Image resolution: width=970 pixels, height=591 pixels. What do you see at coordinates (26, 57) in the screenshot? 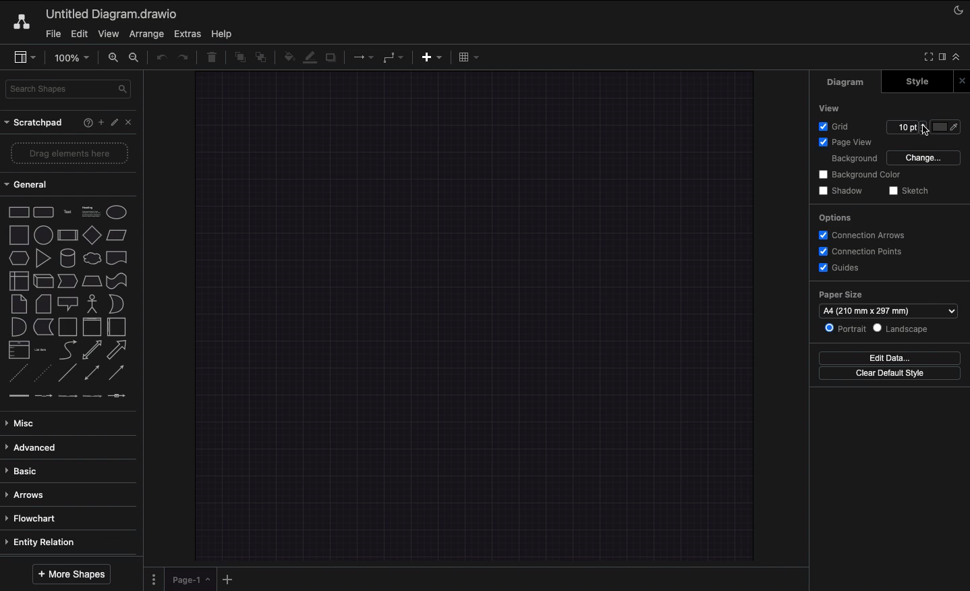
I see `Sidebar` at bounding box center [26, 57].